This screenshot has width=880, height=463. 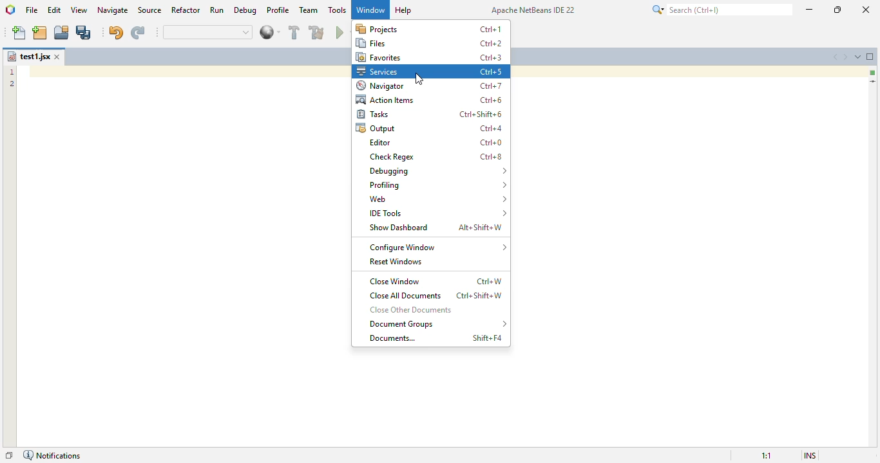 I want to click on build project, so click(x=294, y=32).